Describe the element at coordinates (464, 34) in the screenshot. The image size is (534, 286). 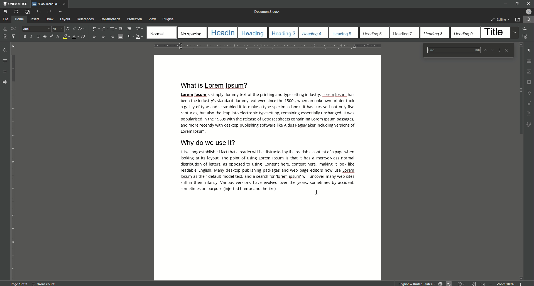
I see `Heading 9` at that location.